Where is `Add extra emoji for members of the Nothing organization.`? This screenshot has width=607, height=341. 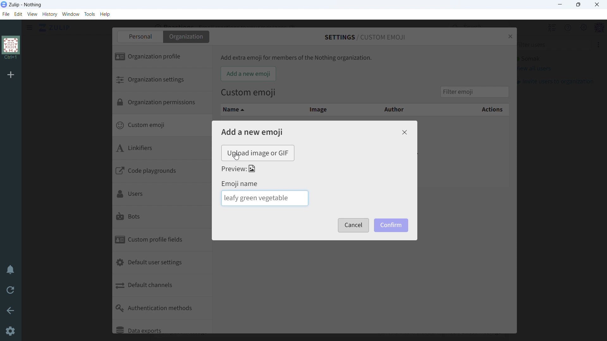 Add extra emoji for members of the Nothing organization. is located at coordinates (297, 58).